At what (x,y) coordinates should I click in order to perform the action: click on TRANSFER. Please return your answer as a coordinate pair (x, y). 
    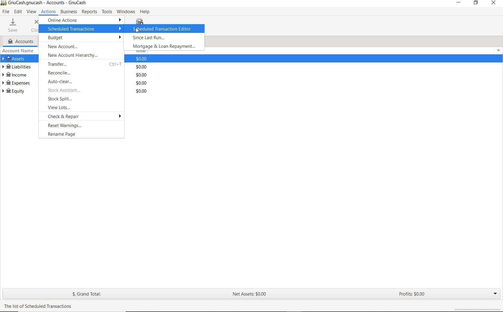
    Looking at the image, I should click on (83, 64).